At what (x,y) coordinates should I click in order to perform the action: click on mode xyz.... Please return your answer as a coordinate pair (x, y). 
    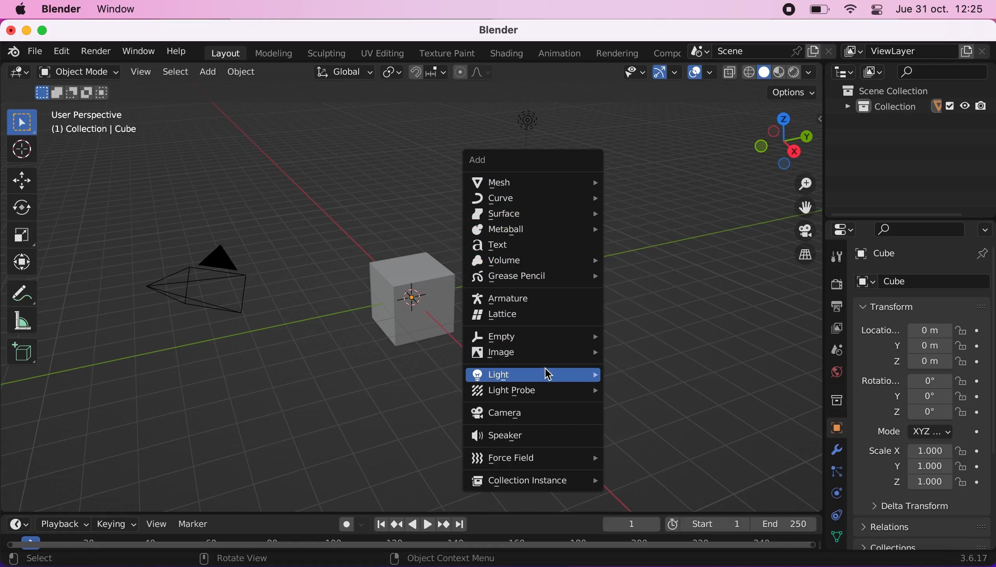
    Looking at the image, I should click on (924, 432).